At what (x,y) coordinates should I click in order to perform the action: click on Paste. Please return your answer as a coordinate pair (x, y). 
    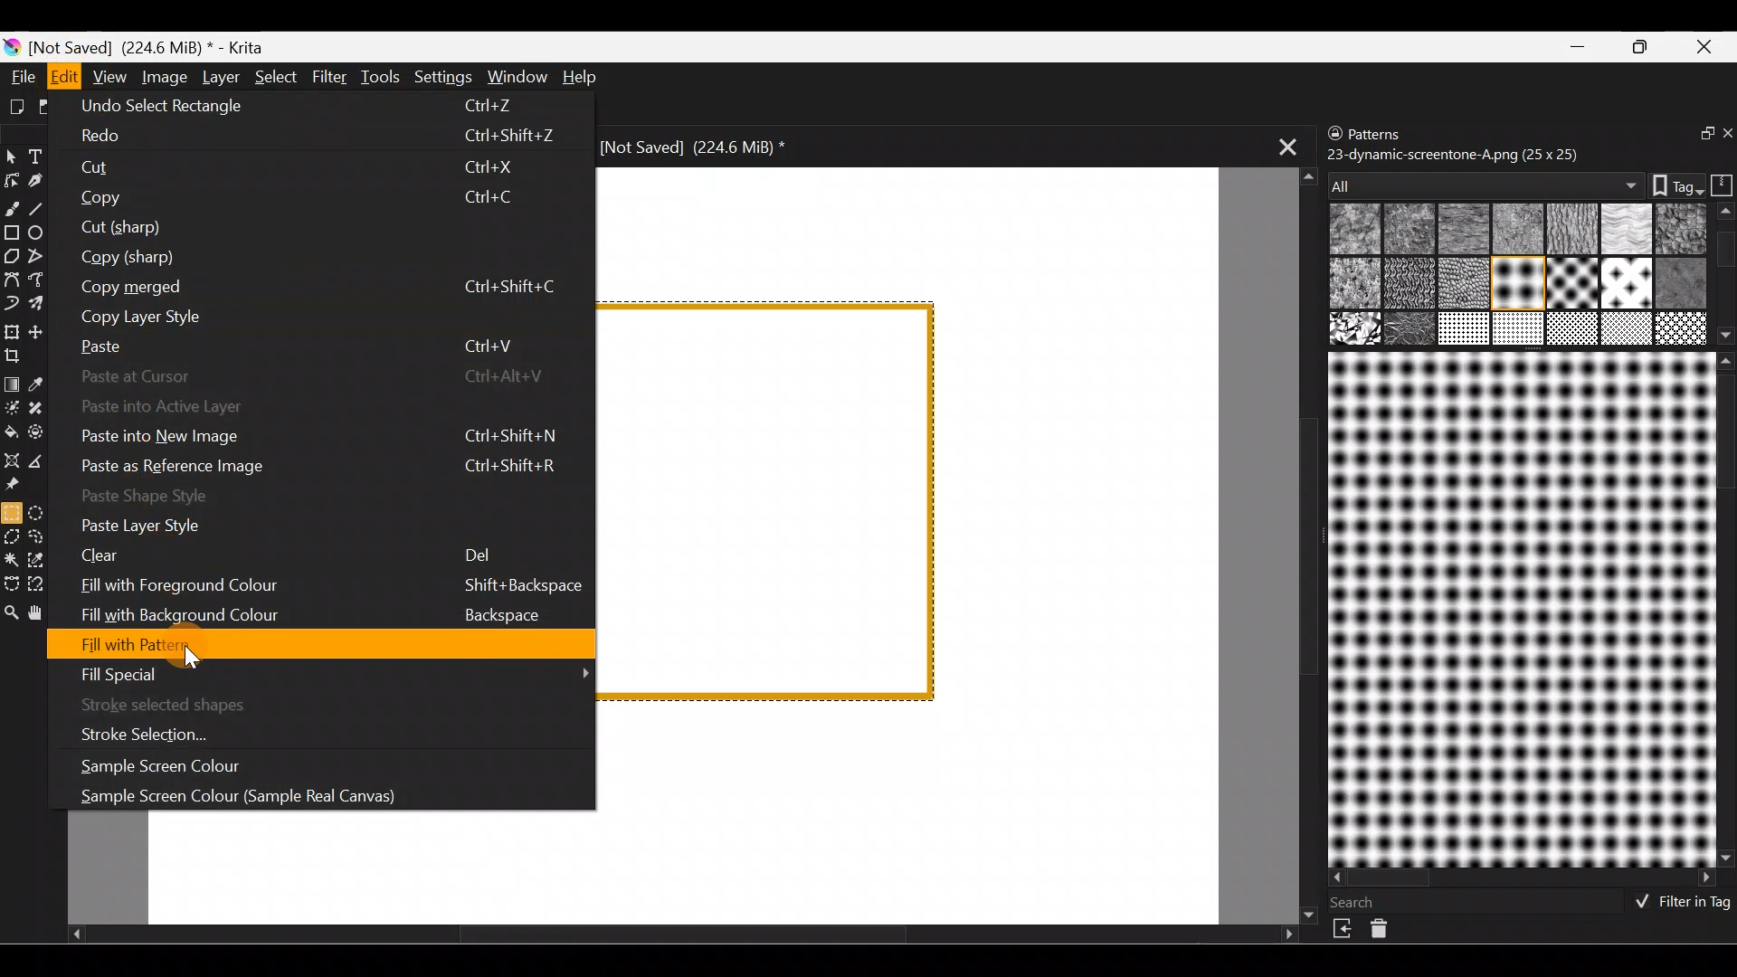
    Looking at the image, I should click on (310, 340).